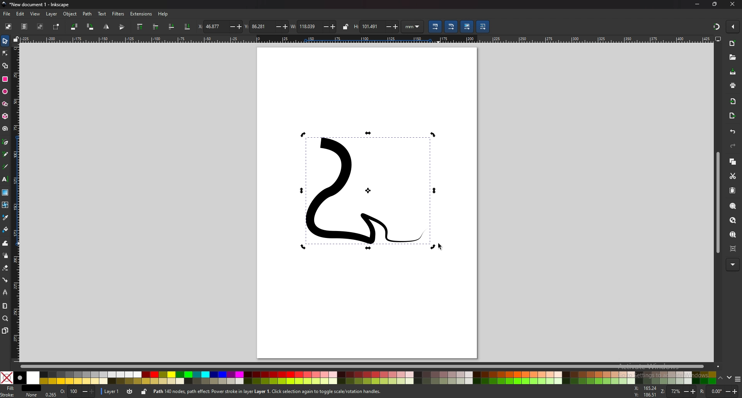  What do you see at coordinates (220, 26) in the screenshot?
I see `x coordinates` at bounding box center [220, 26].